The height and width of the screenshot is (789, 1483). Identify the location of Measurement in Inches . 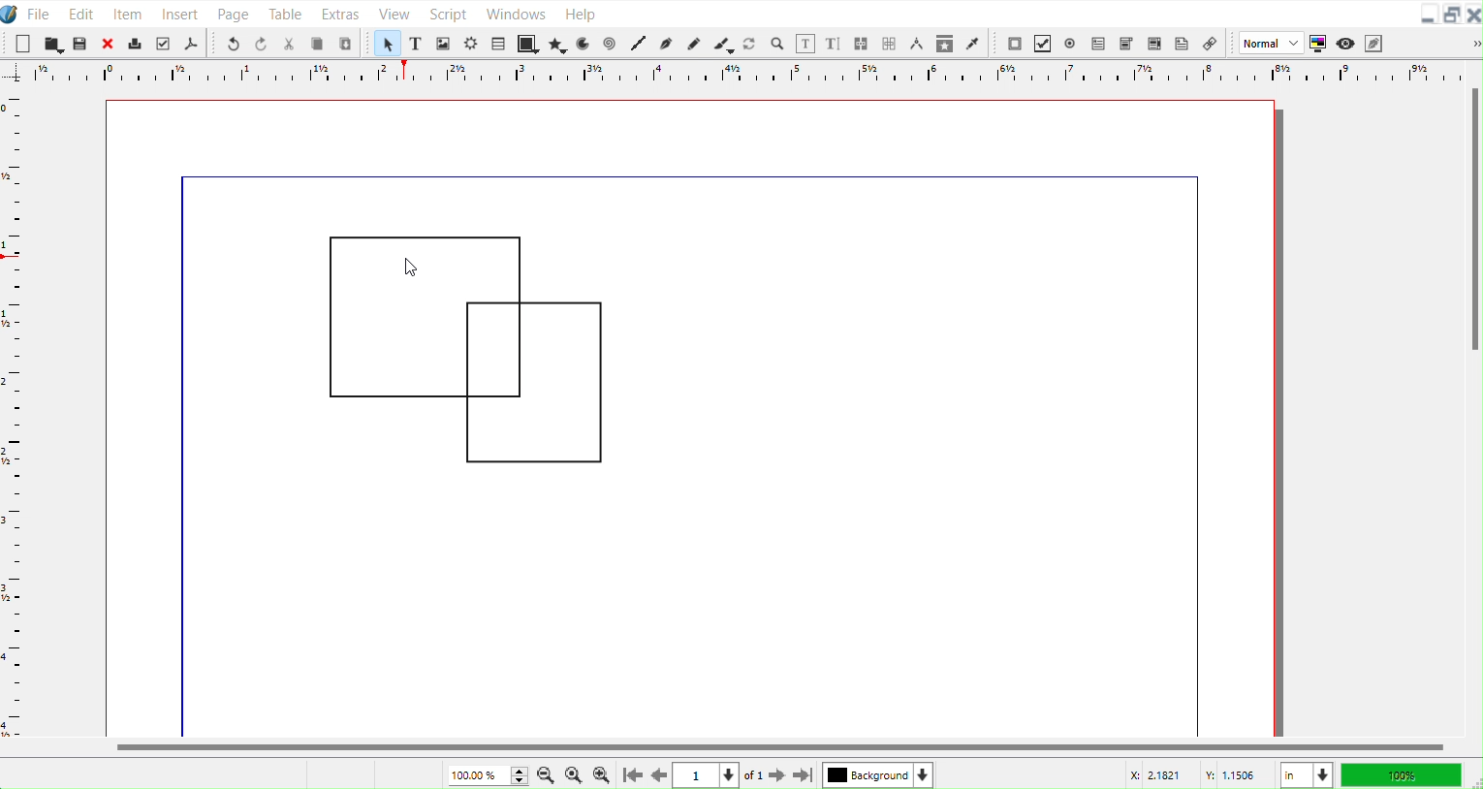
(1307, 774).